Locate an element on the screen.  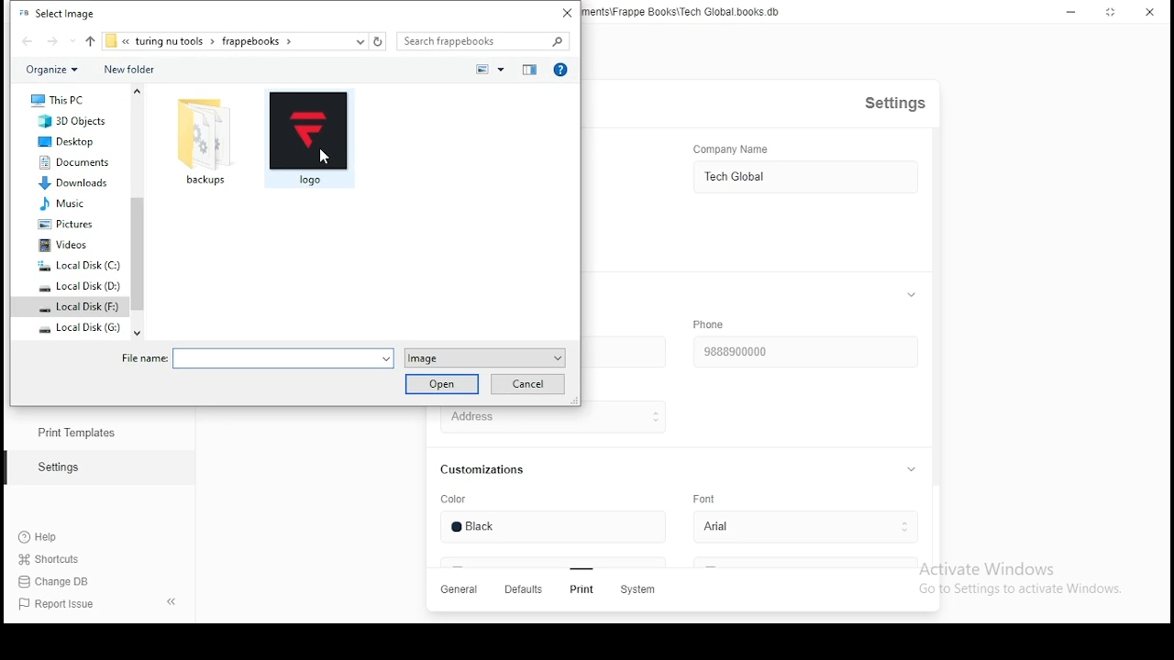
shortcuts  is located at coordinates (51, 562).